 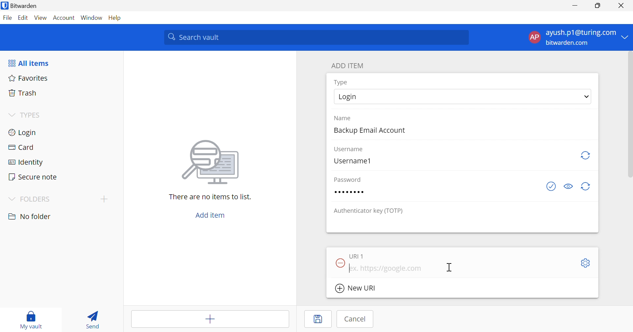 What do you see at coordinates (12, 115) in the screenshot?
I see `Drop Down` at bounding box center [12, 115].